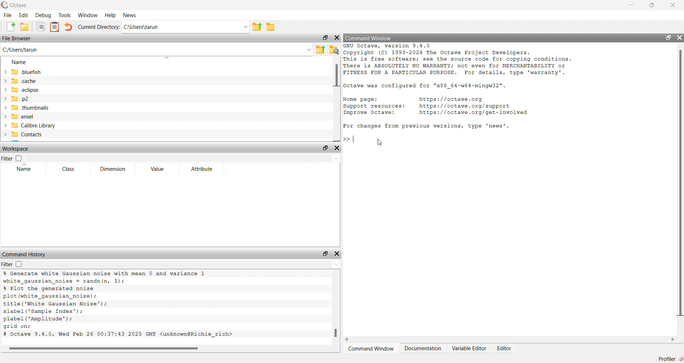 The width and height of the screenshot is (684, 363). What do you see at coordinates (40, 27) in the screenshot?
I see `documents` at bounding box center [40, 27].